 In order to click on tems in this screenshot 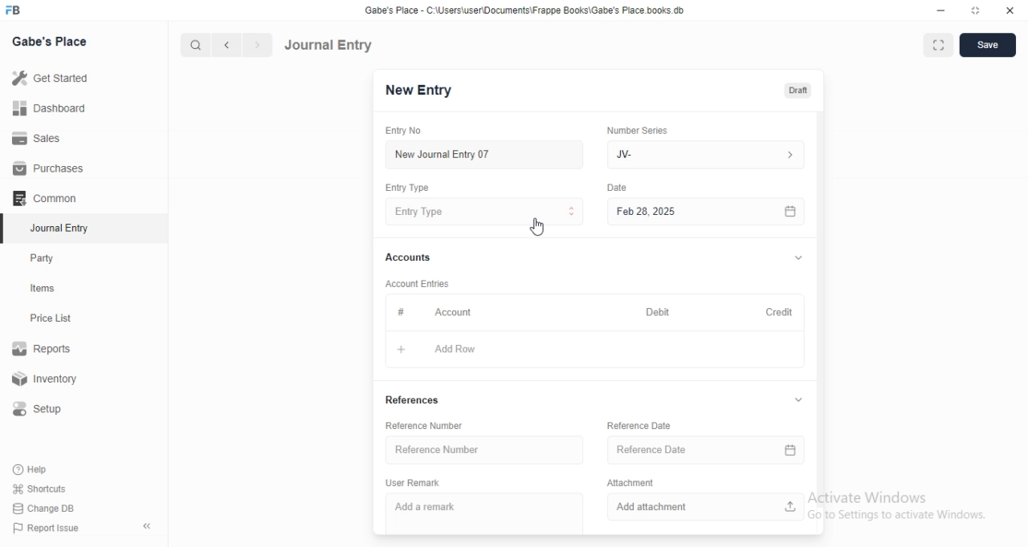, I will do `click(49, 289)`.